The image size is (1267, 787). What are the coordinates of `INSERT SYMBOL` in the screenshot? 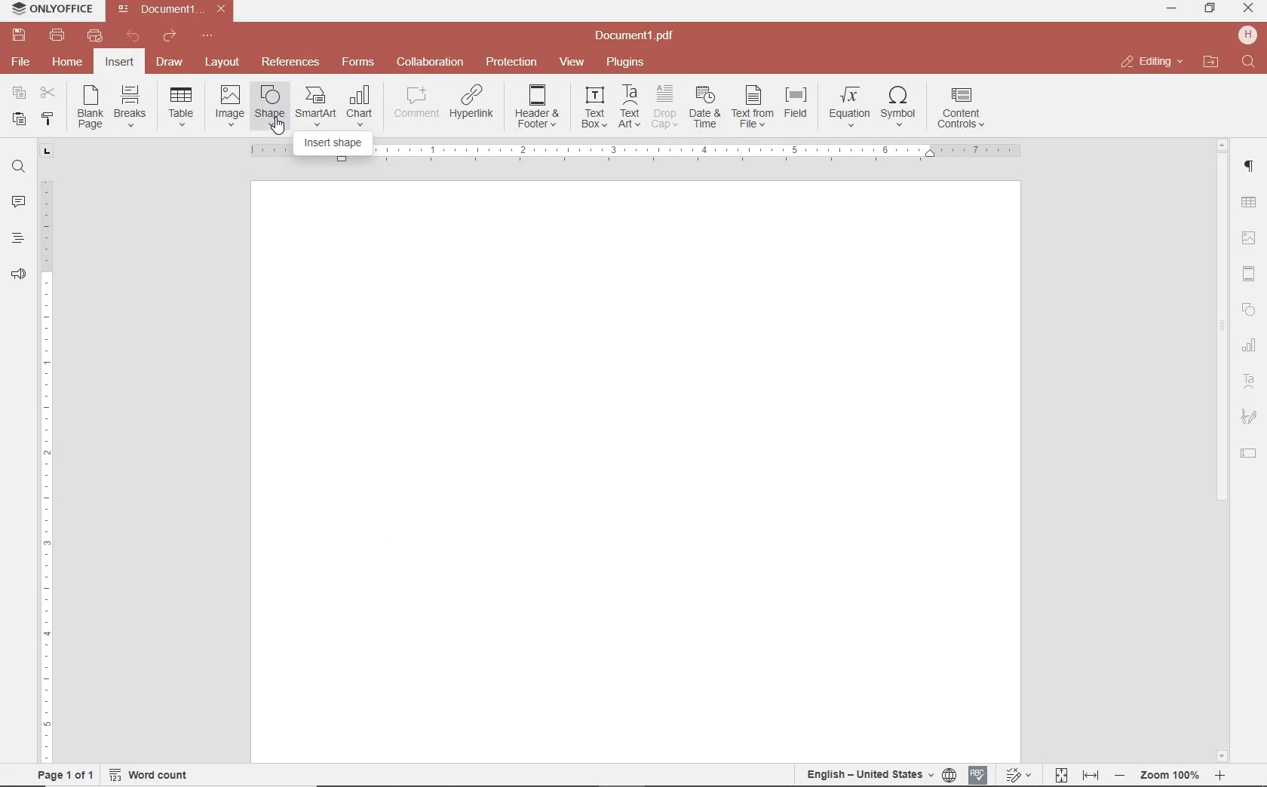 It's located at (898, 106).